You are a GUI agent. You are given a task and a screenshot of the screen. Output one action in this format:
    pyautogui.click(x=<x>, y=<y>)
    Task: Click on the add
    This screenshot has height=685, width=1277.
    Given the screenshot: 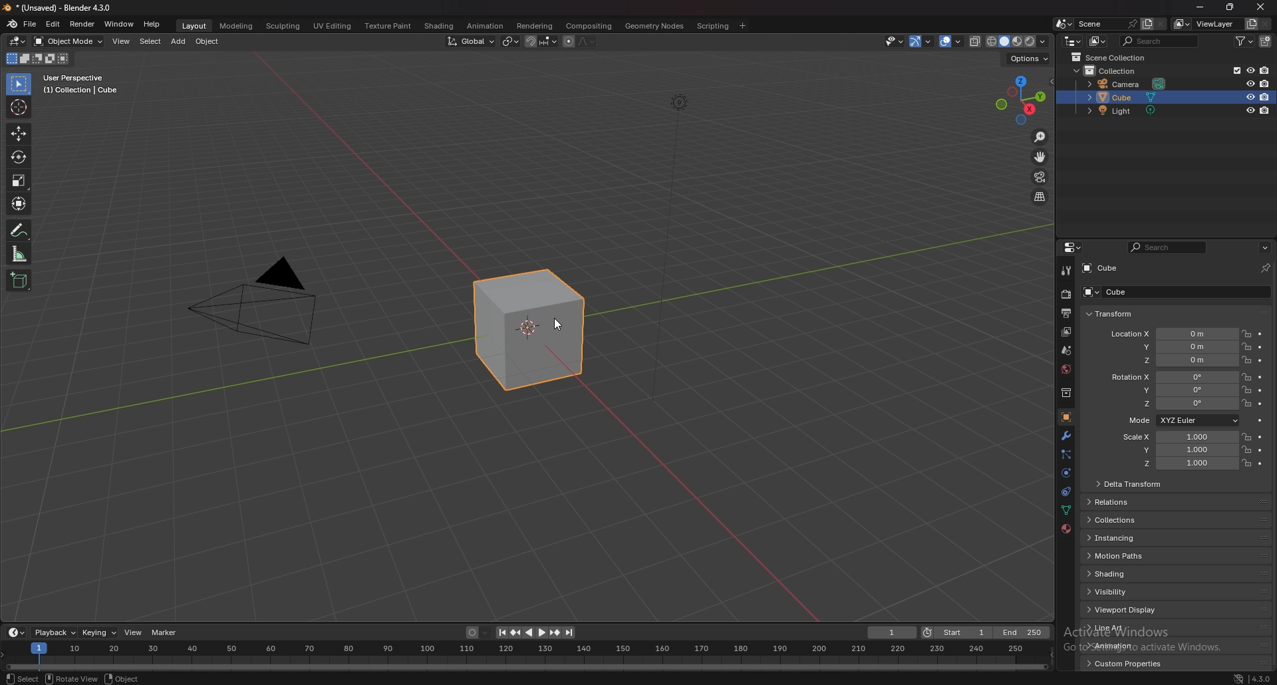 What is the action you would take?
    pyautogui.click(x=178, y=41)
    